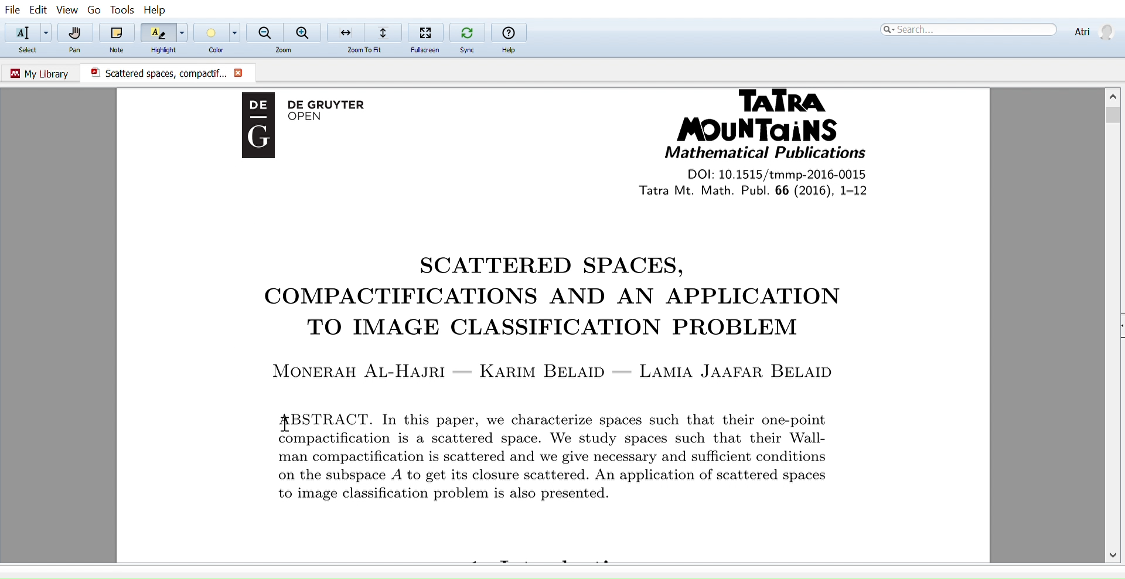 The width and height of the screenshot is (1125, 579). Describe the element at coordinates (287, 423) in the screenshot. I see `Cursor` at that location.